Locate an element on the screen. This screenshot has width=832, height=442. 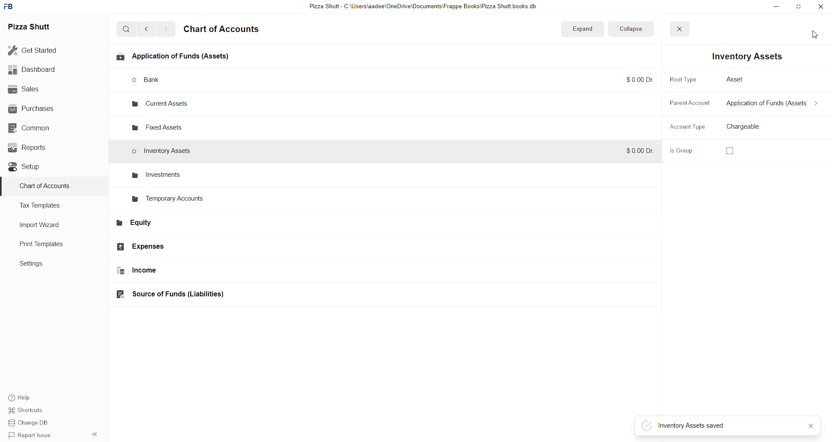
search is located at coordinates (127, 30).